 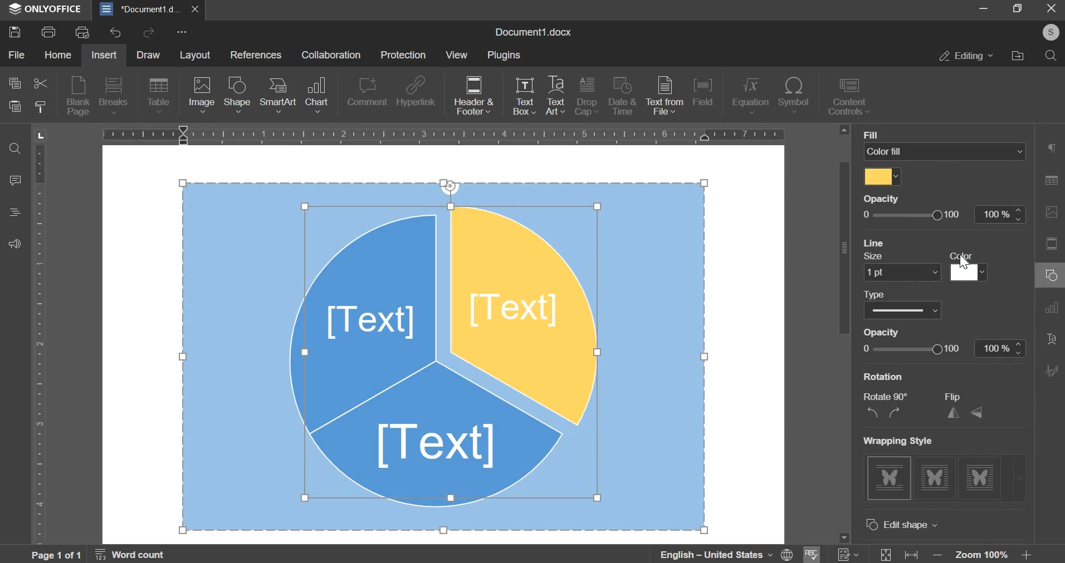 What do you see at coordinates (474, 96) in the screenshot?
I see `header & footer` at bounding box center [474, 96].